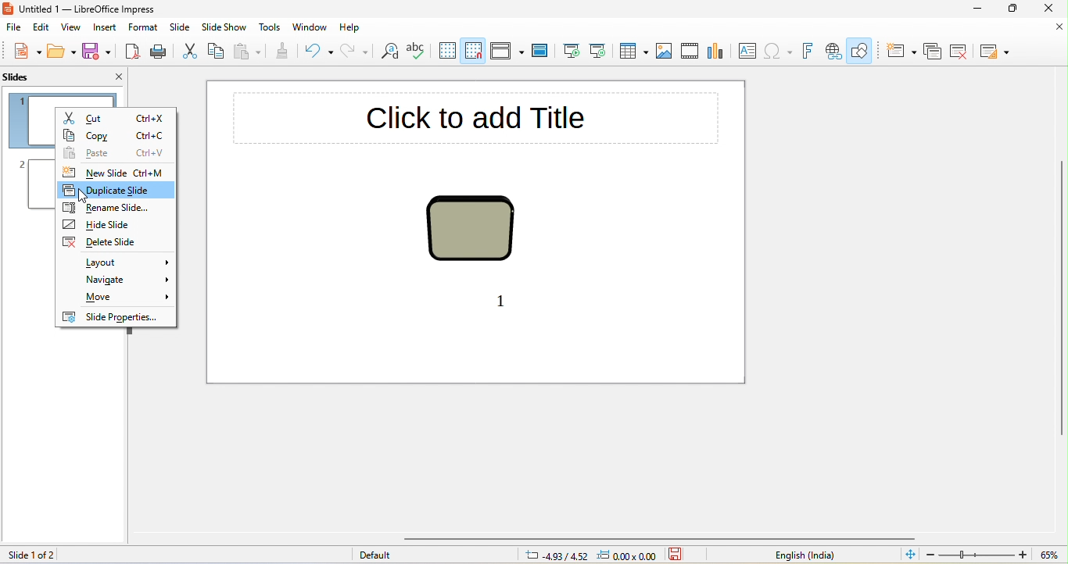  What do you see at coordinates (271, 27) in the screenshot?
I see `tools` at bounding box center [271, 27].